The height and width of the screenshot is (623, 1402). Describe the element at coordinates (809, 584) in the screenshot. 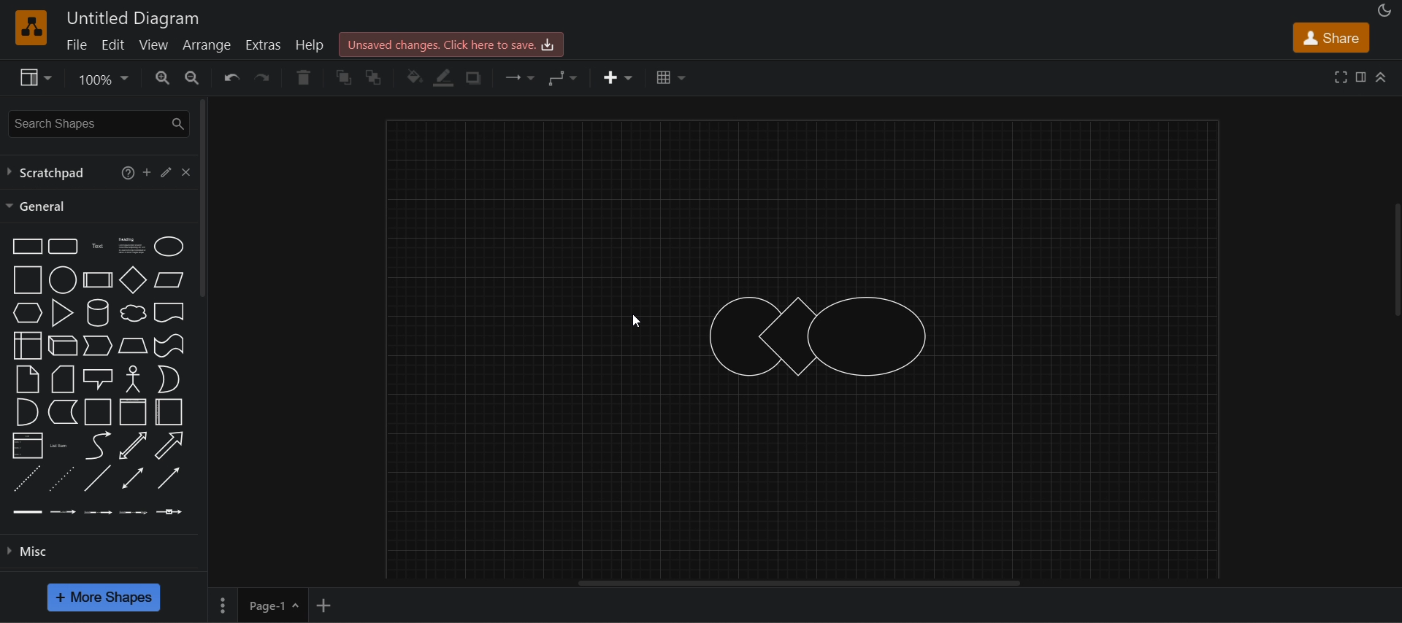

I see `horizontal scroll bar` at that location.